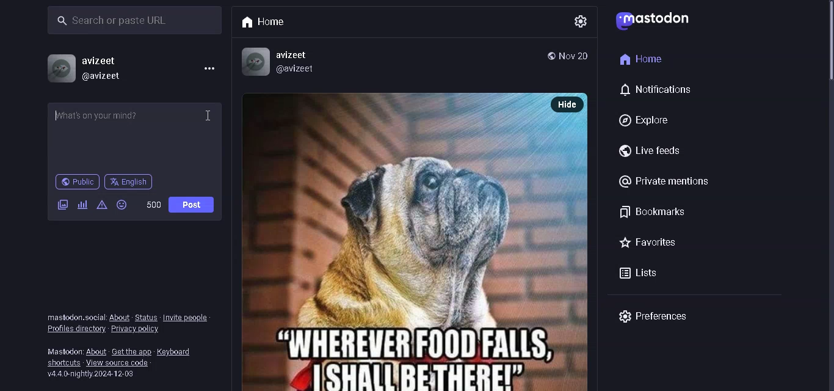 The width and height of the screenshot is (834, 391). Describe the element at coordinates (119, 317) in the screenshot. I see `about` at that location.